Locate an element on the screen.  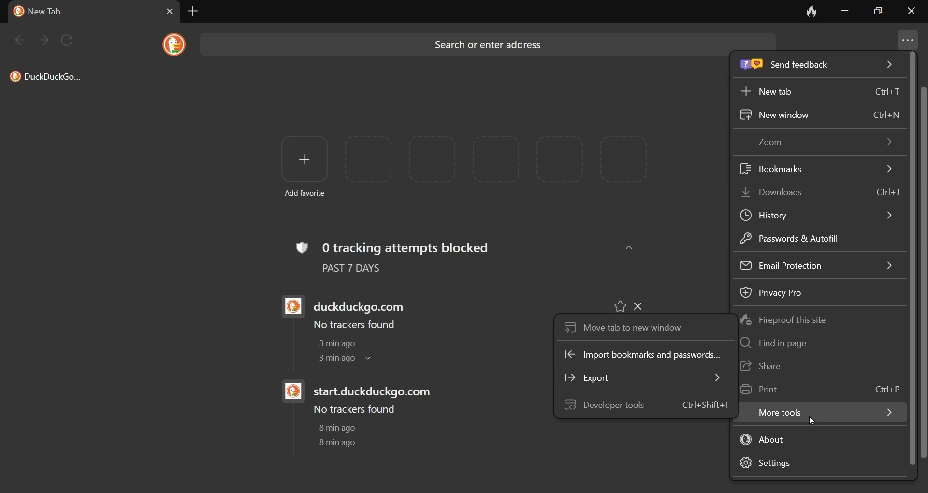
Print is located at coordinates (817, 390).